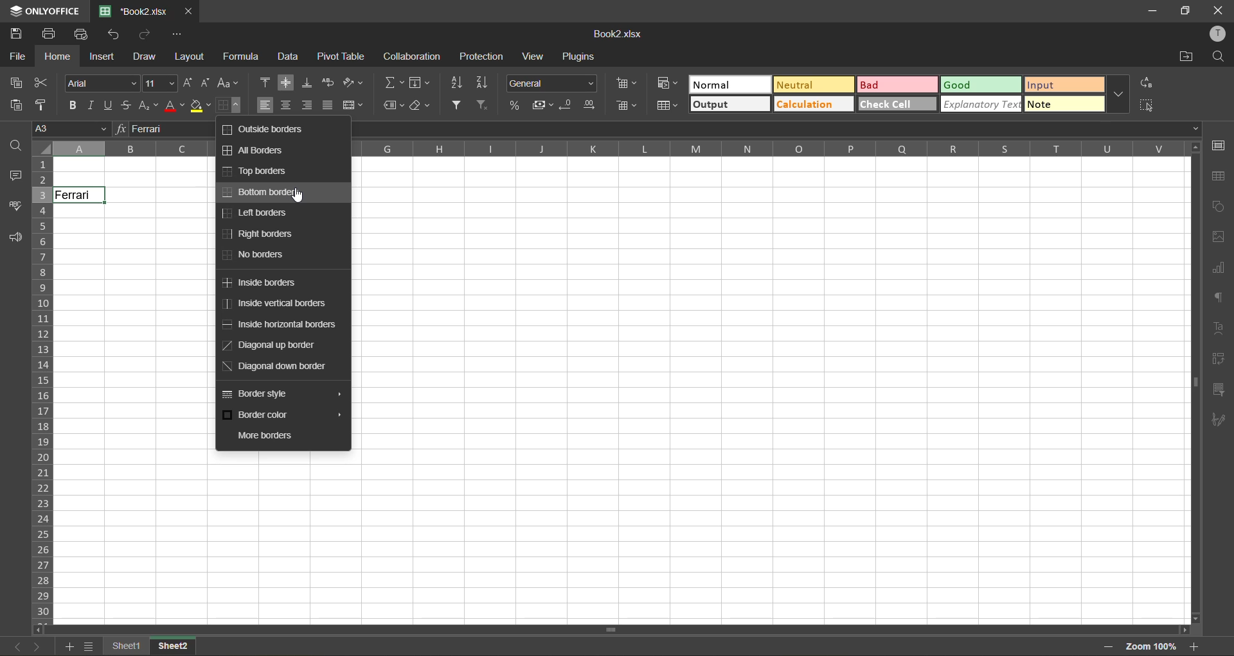 This screenshot has width=1234, height=656. I want to click on insert cells, so click(625, 84).